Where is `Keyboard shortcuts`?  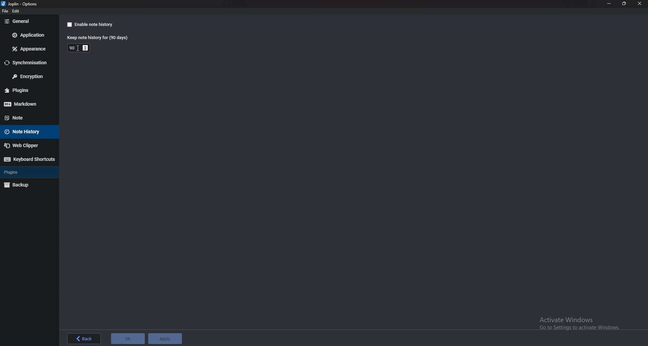
Keyboard shortcuts is located at coordinates (29, 159).